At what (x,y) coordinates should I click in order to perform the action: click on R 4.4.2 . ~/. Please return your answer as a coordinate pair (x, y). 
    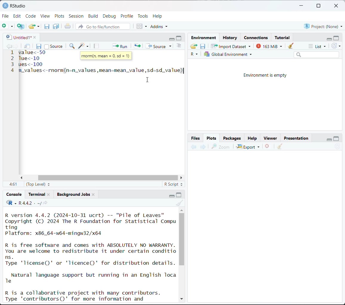
    Looking at the image, I should click on (30, 203).